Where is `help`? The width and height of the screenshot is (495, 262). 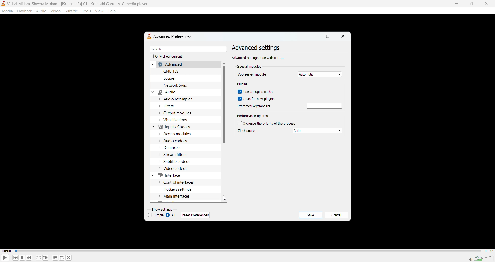
help is located at coordinates (113, 12).